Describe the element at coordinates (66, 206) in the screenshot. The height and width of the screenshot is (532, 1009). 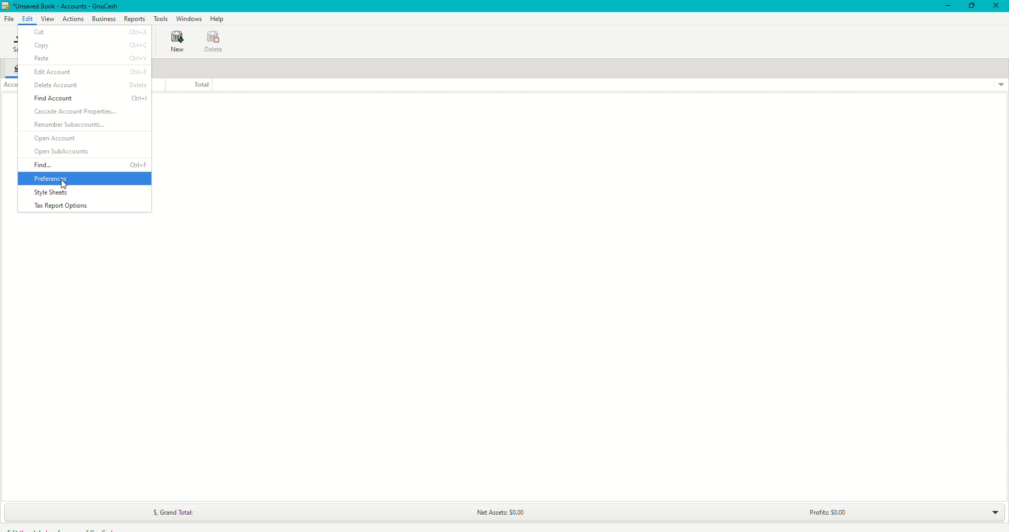
I see `Tax Report Options` at that location.